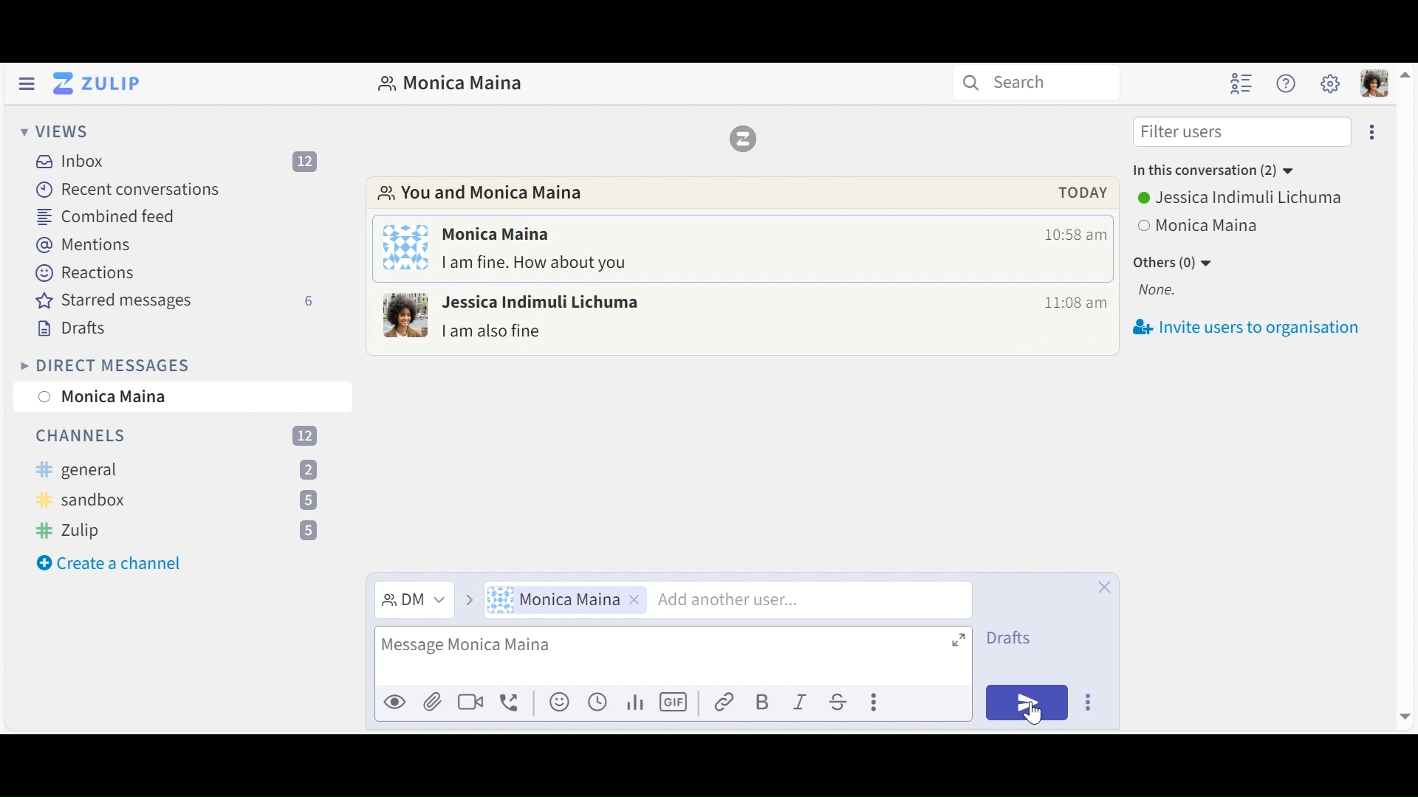 The image size is (1418, 797). I want to click on Add another user, so click(804, 598).